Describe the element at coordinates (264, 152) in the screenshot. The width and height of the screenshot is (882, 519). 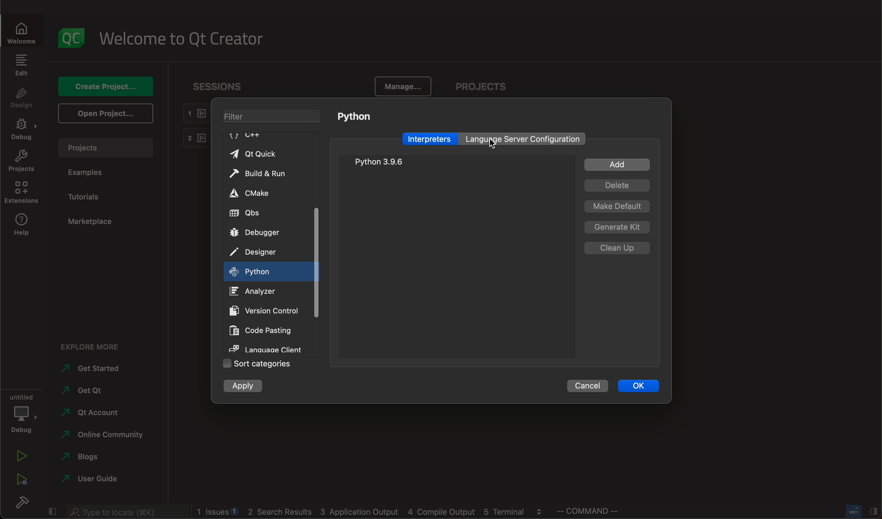
I see `qt quick` at that location.